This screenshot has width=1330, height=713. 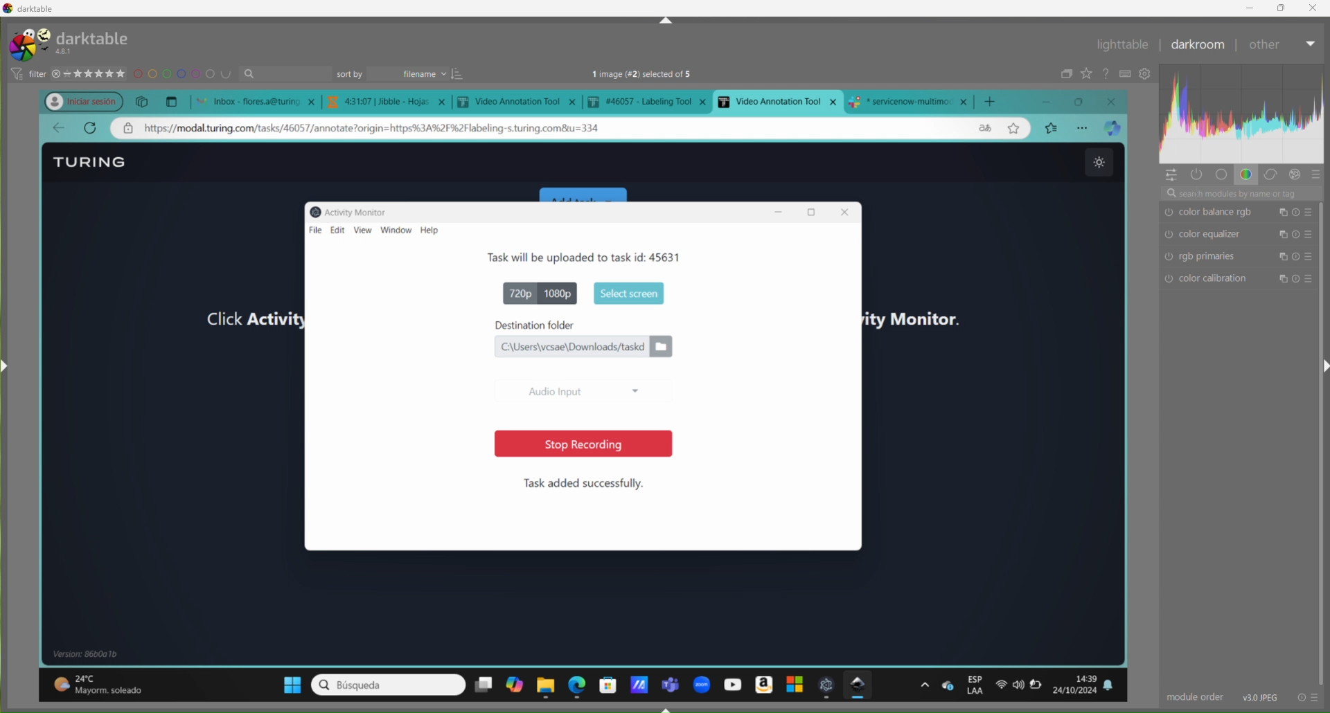 What do you see at coordinates (651, 101) in the screenshot?
I see `tab` at bounding box center [651, 101].